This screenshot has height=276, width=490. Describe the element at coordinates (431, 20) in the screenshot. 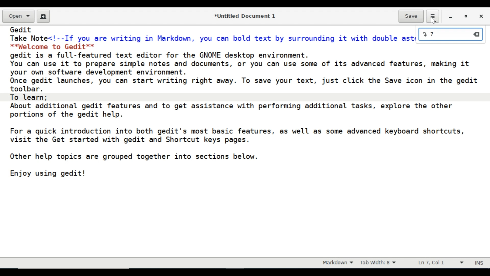

I see `Cursor` at that location.